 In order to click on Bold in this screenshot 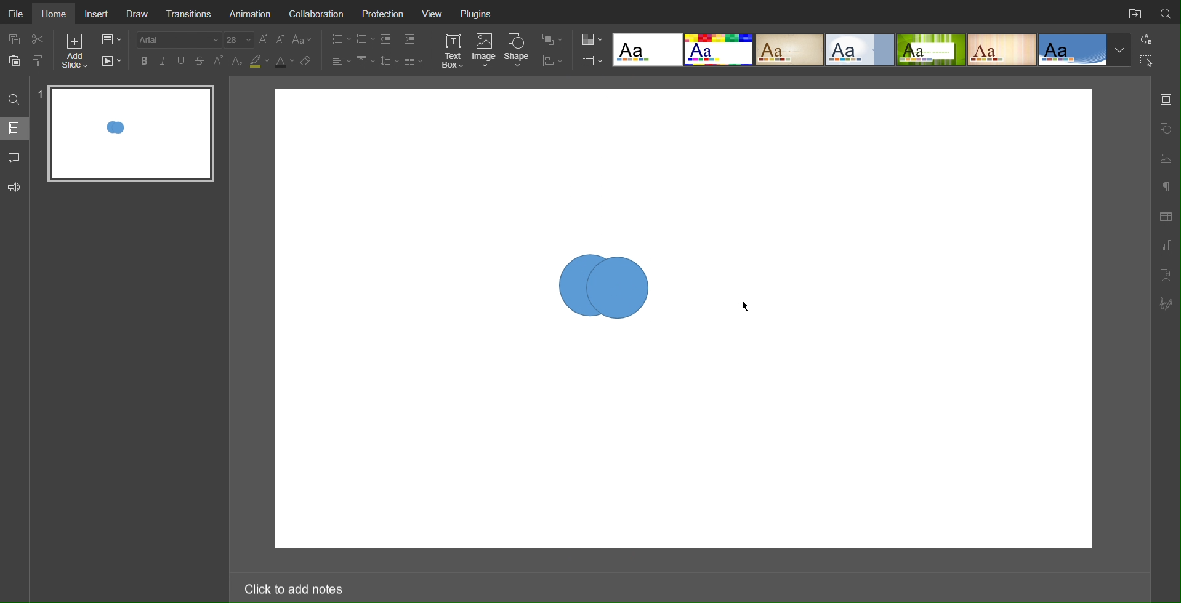, I will do `click(144, 60)`.